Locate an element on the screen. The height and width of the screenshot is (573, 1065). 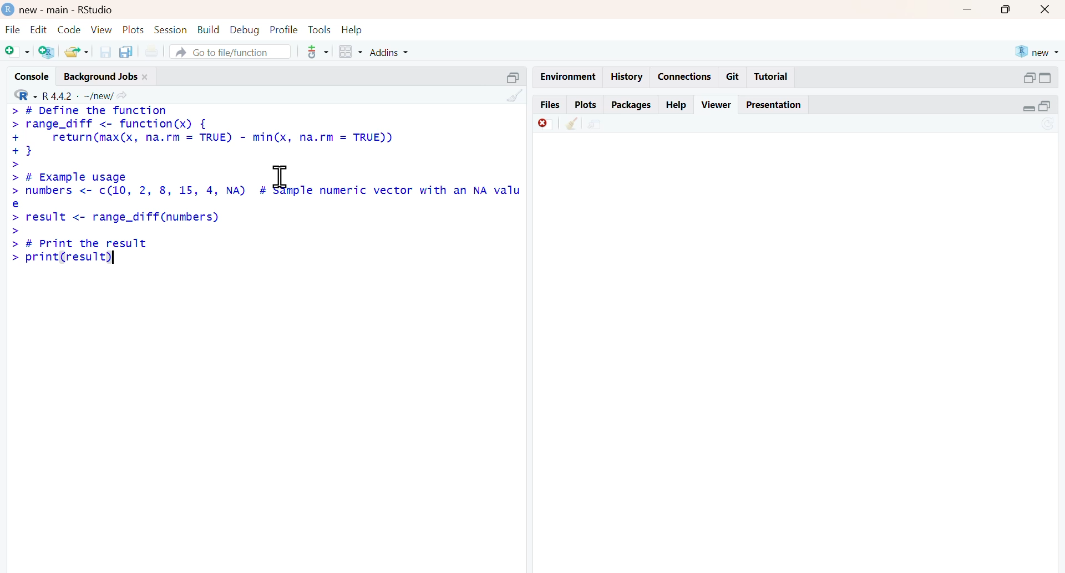
add file as is located at coordinates (18, 52).